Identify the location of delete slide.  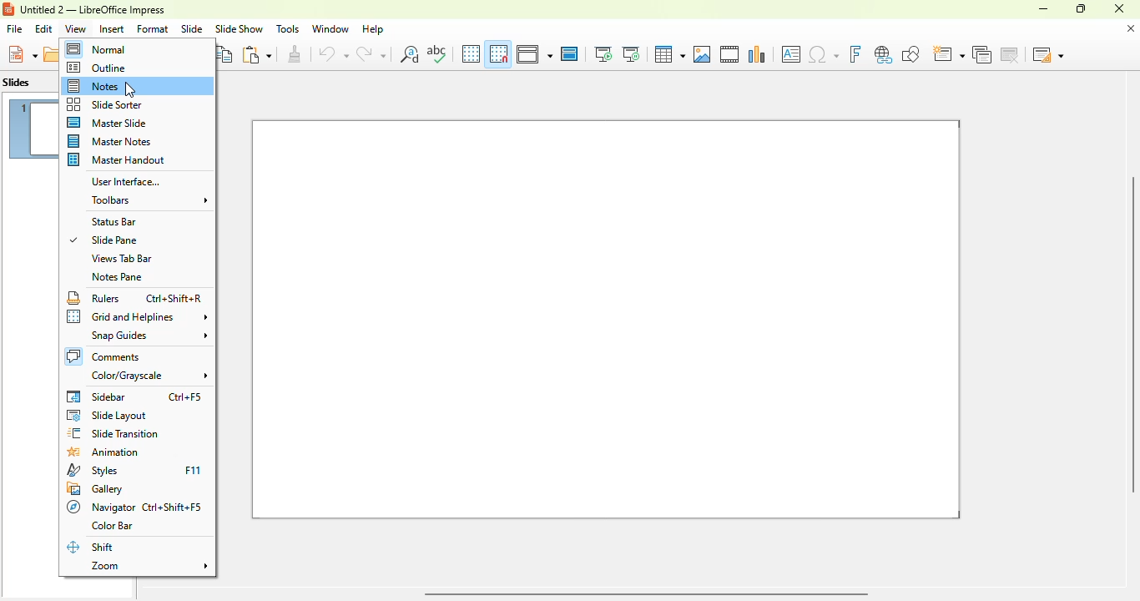
(1009, 53).